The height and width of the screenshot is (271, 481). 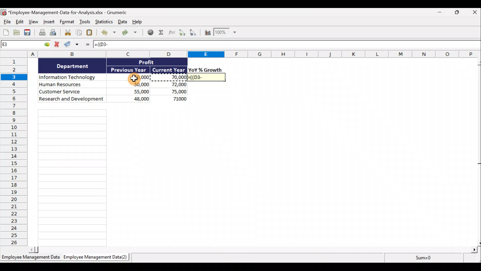 I want to click on Accept change, so click(x=73, y=45).